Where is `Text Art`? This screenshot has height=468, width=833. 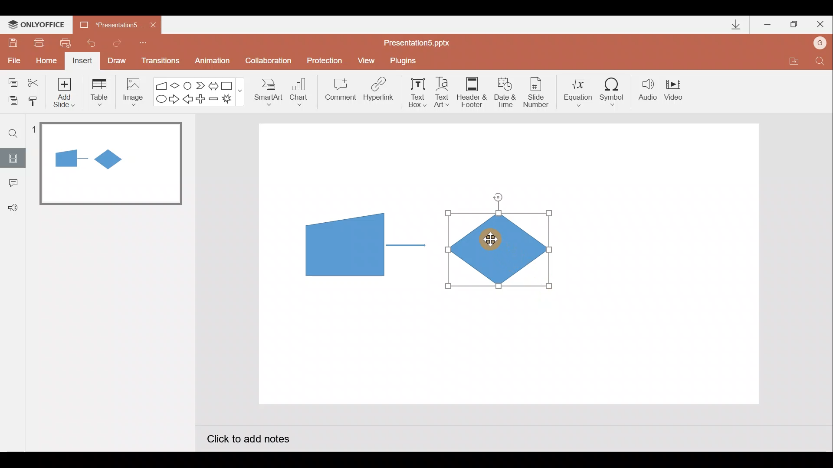 Text Art is located at coordinates (444, 92).